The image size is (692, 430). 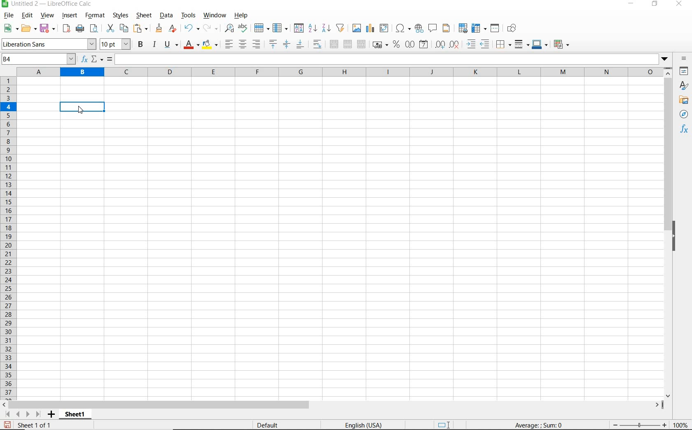 What do you see at coordinates (39, 59) in the screenshot?
I see `name box` at bounding box center [39, 59].